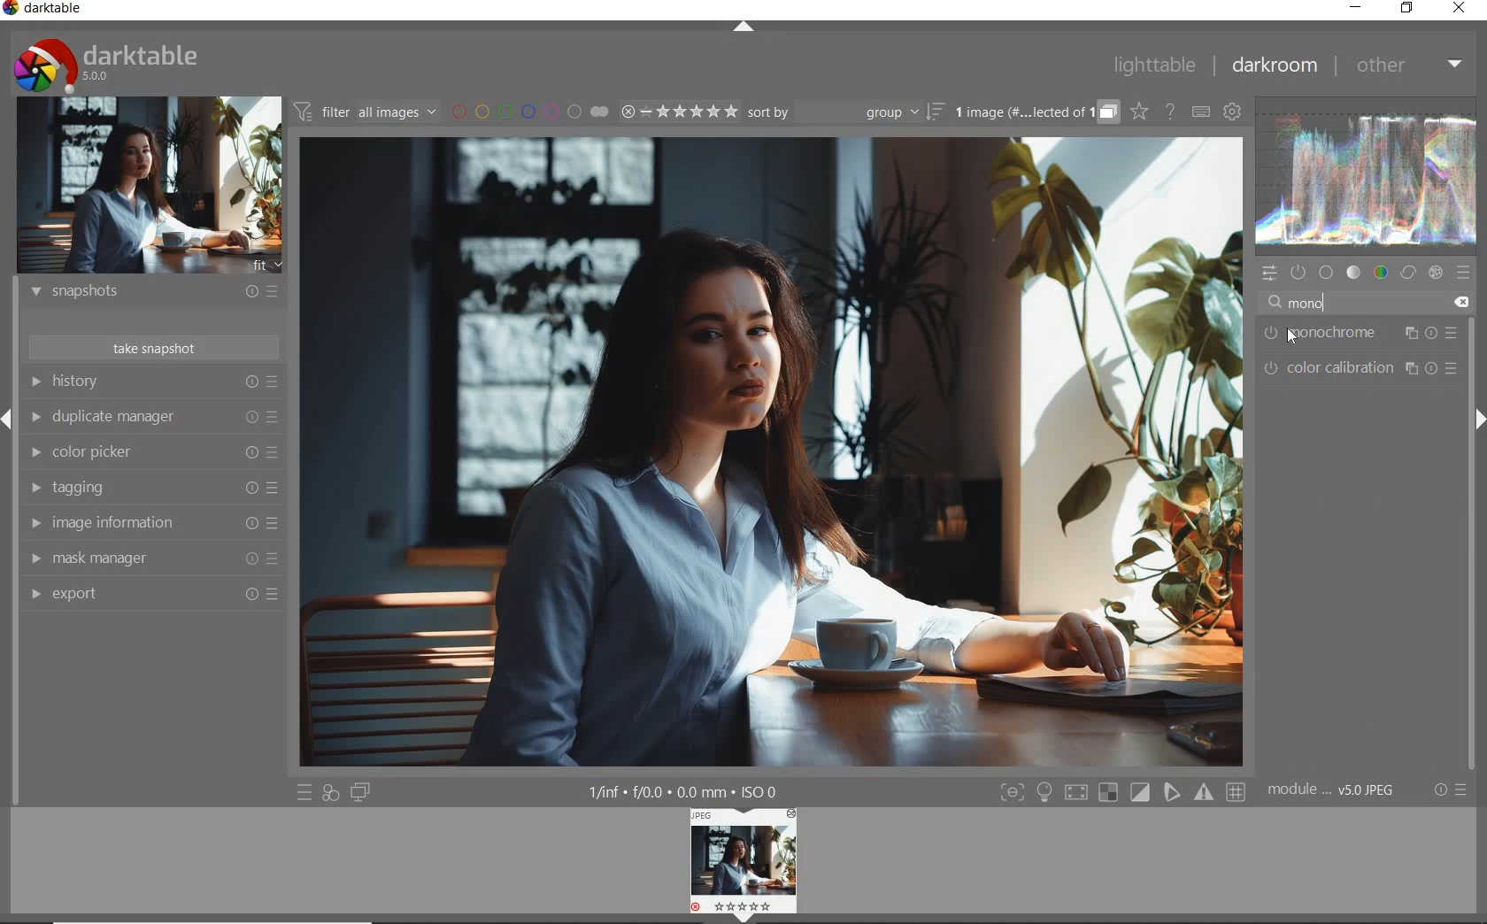  I want to click on snapshots, so click(153, 295).